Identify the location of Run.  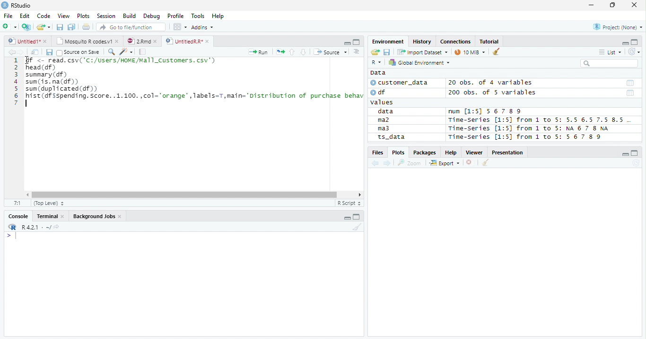
(259, 52).